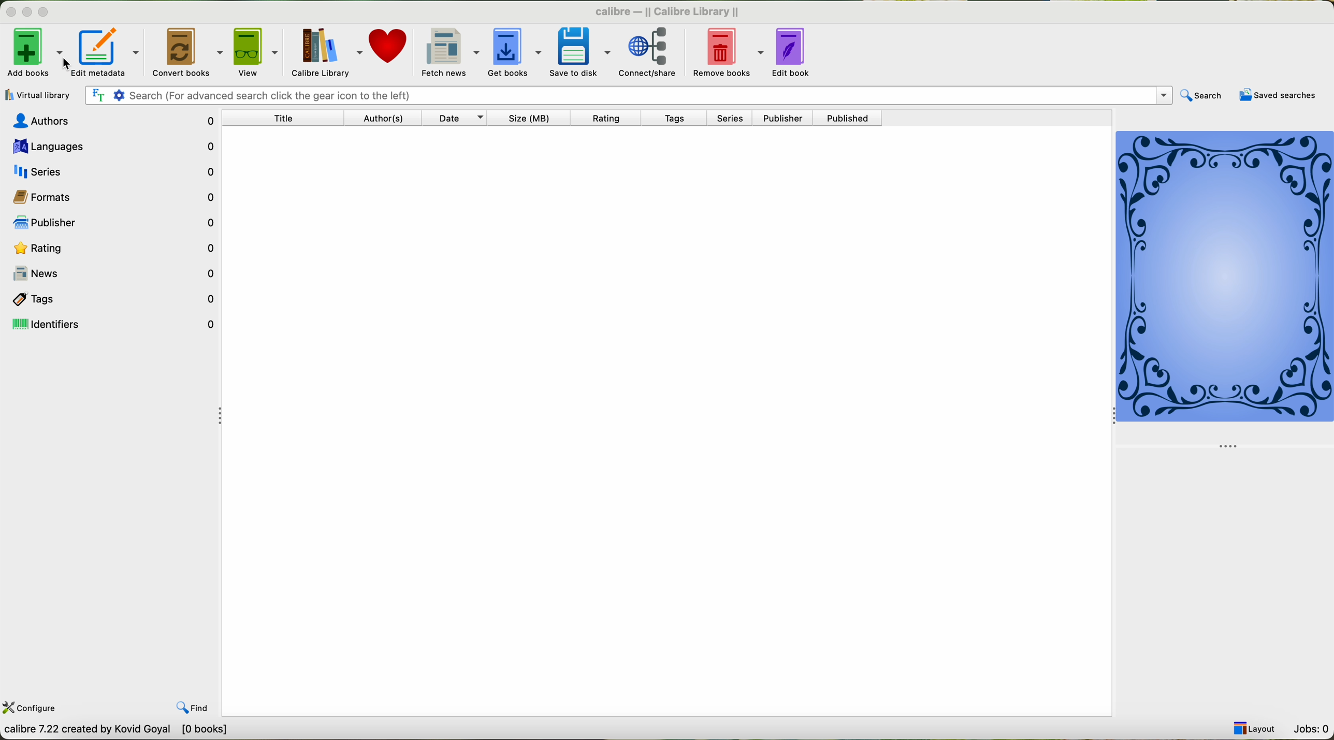 The image size is (1334, 740). Describe the element at coordinates (114, 324) in the screenshot. I see `identifiers` at that location.